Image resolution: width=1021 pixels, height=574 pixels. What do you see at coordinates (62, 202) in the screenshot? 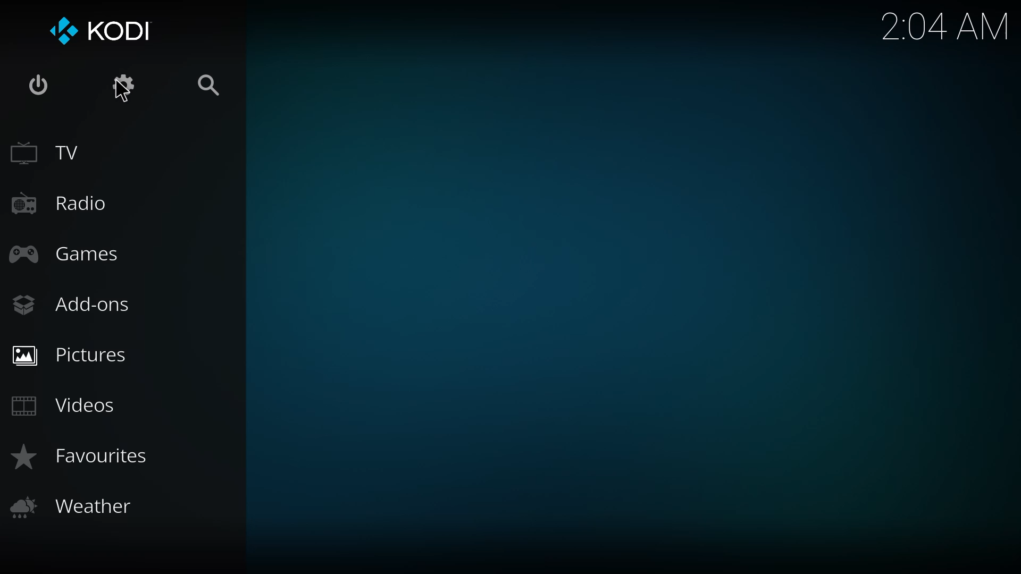
I see `radio` at bounding box center [62, 202].